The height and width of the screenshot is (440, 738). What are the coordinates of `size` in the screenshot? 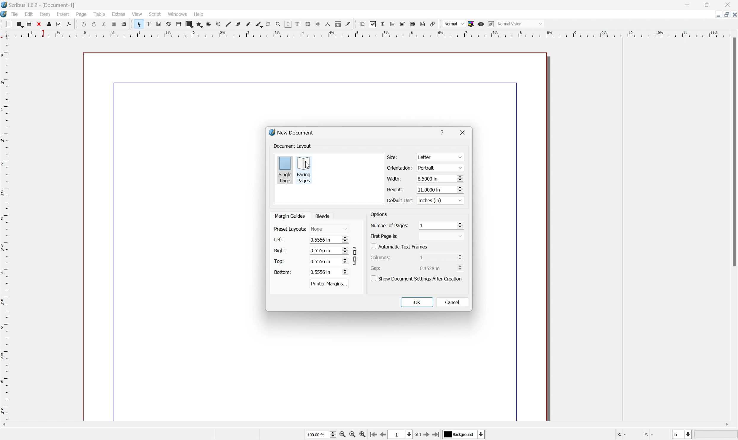 It's located at (393, 157).